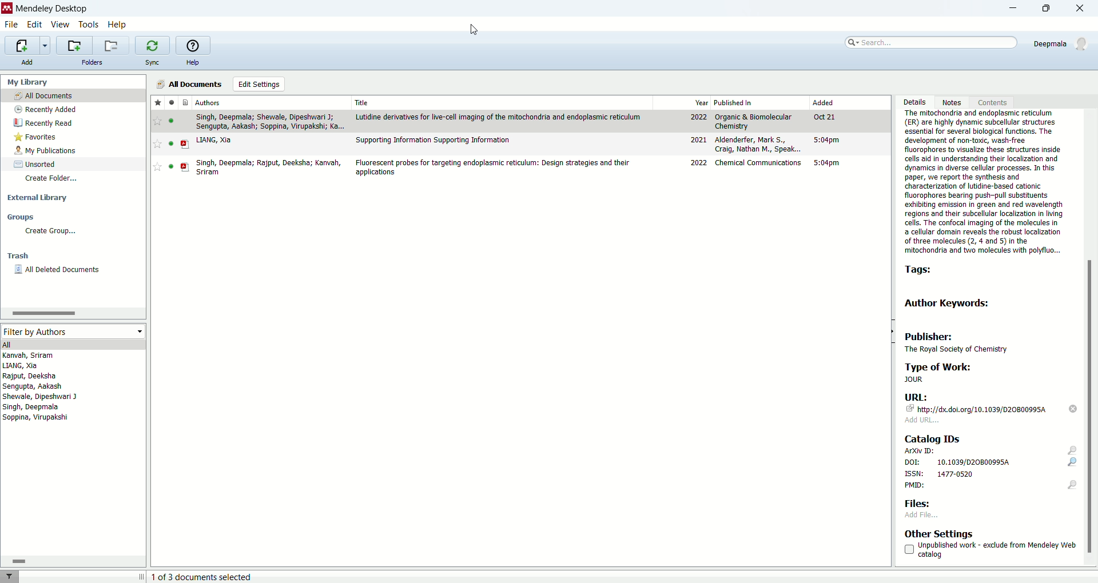 This screenshot has width=1098, height=583. I want to click on add, so click(26, 62).